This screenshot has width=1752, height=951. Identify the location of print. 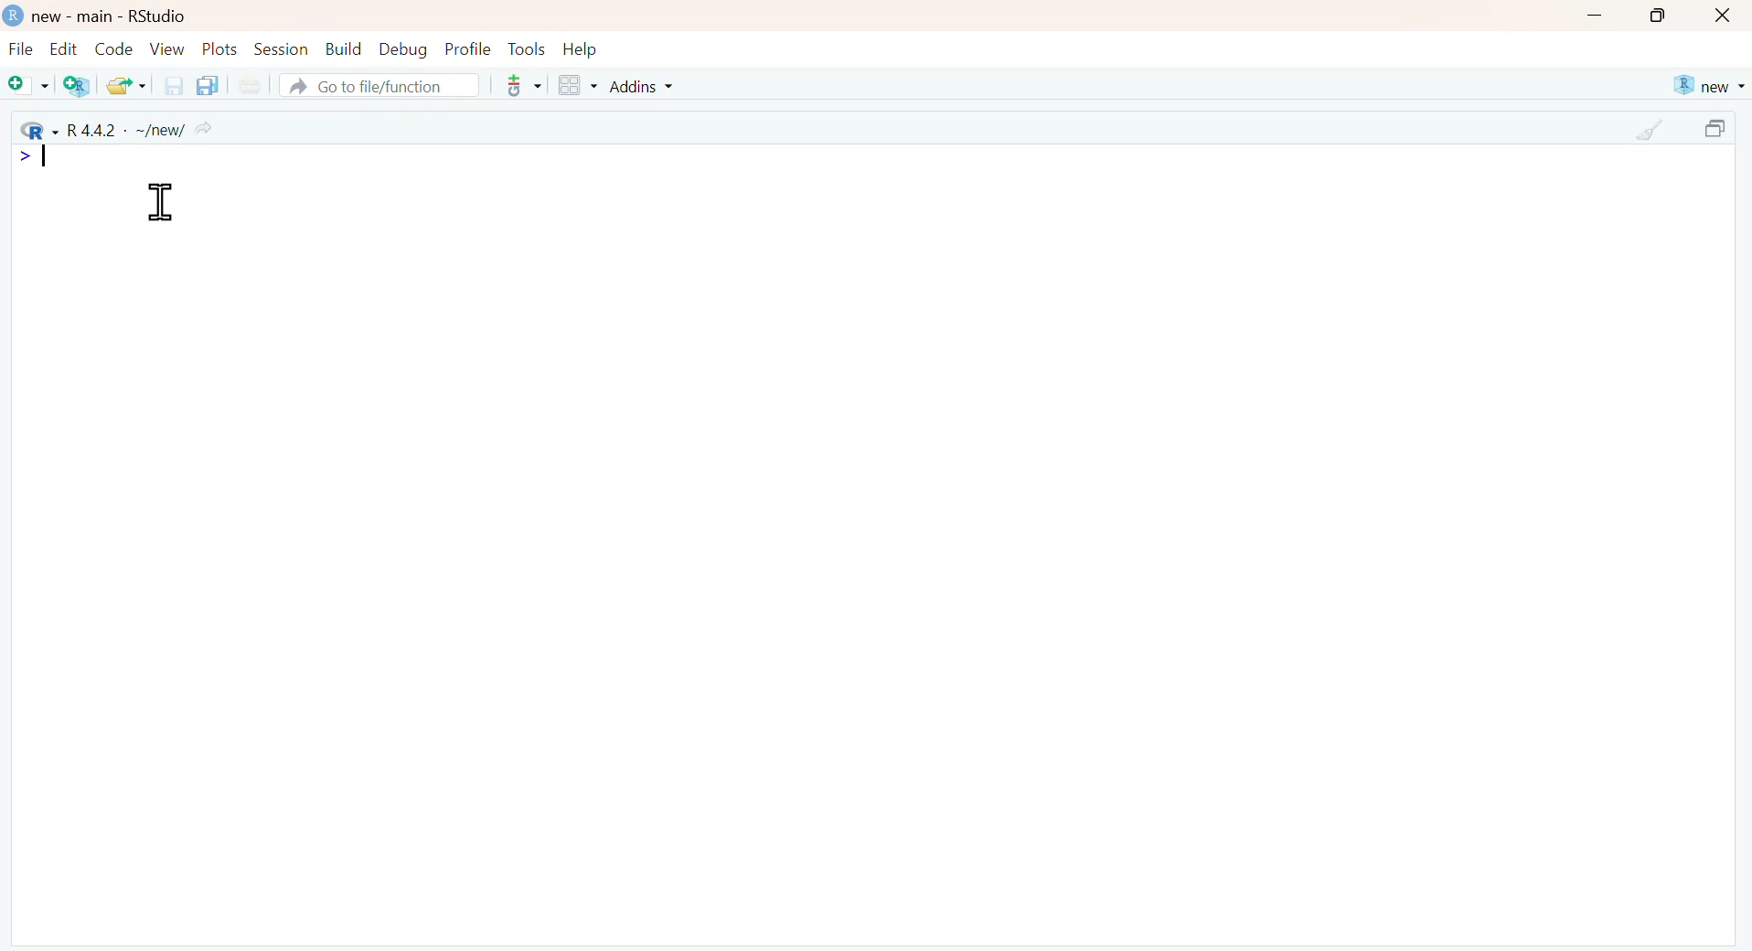
(249, 86).